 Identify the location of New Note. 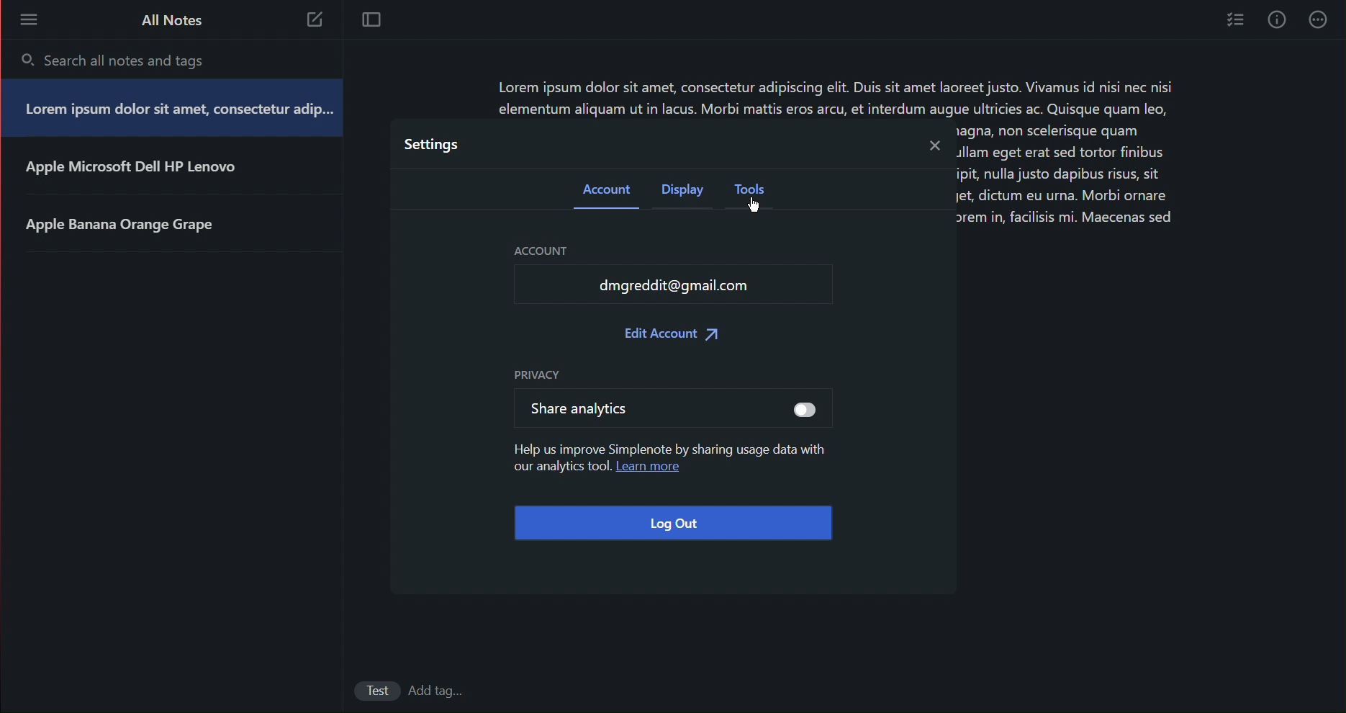
(317, 20).